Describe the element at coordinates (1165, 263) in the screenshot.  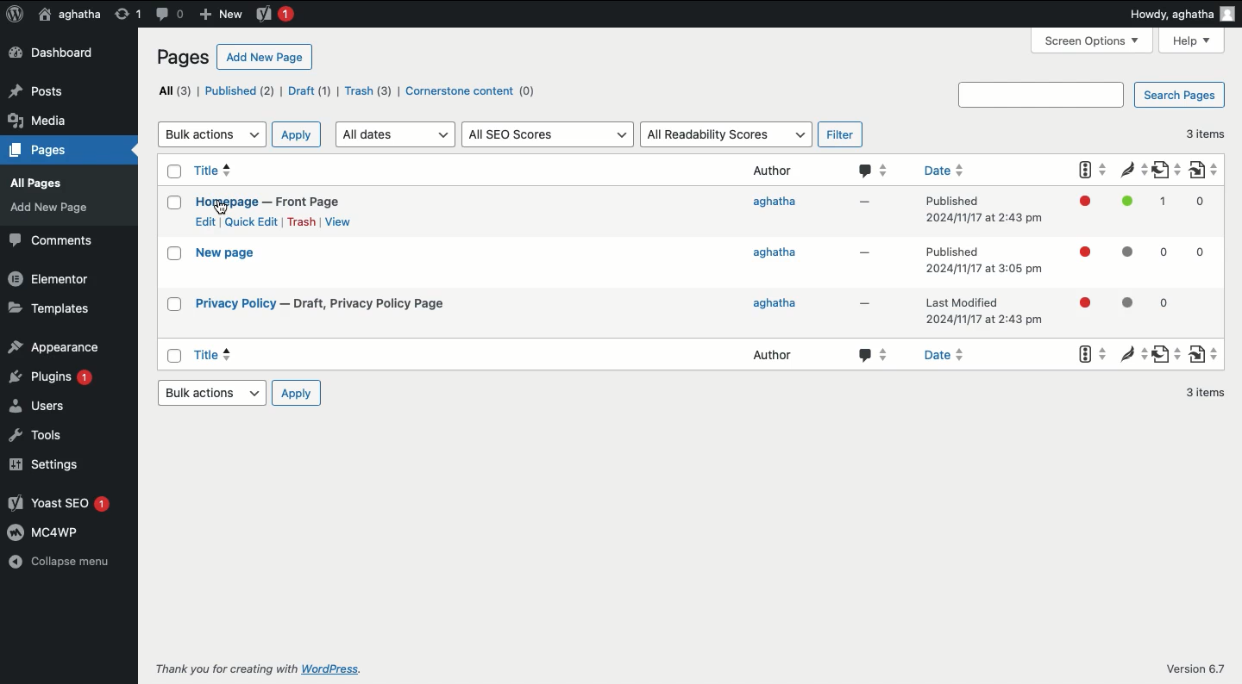
I see `Outgoing links` at that location.